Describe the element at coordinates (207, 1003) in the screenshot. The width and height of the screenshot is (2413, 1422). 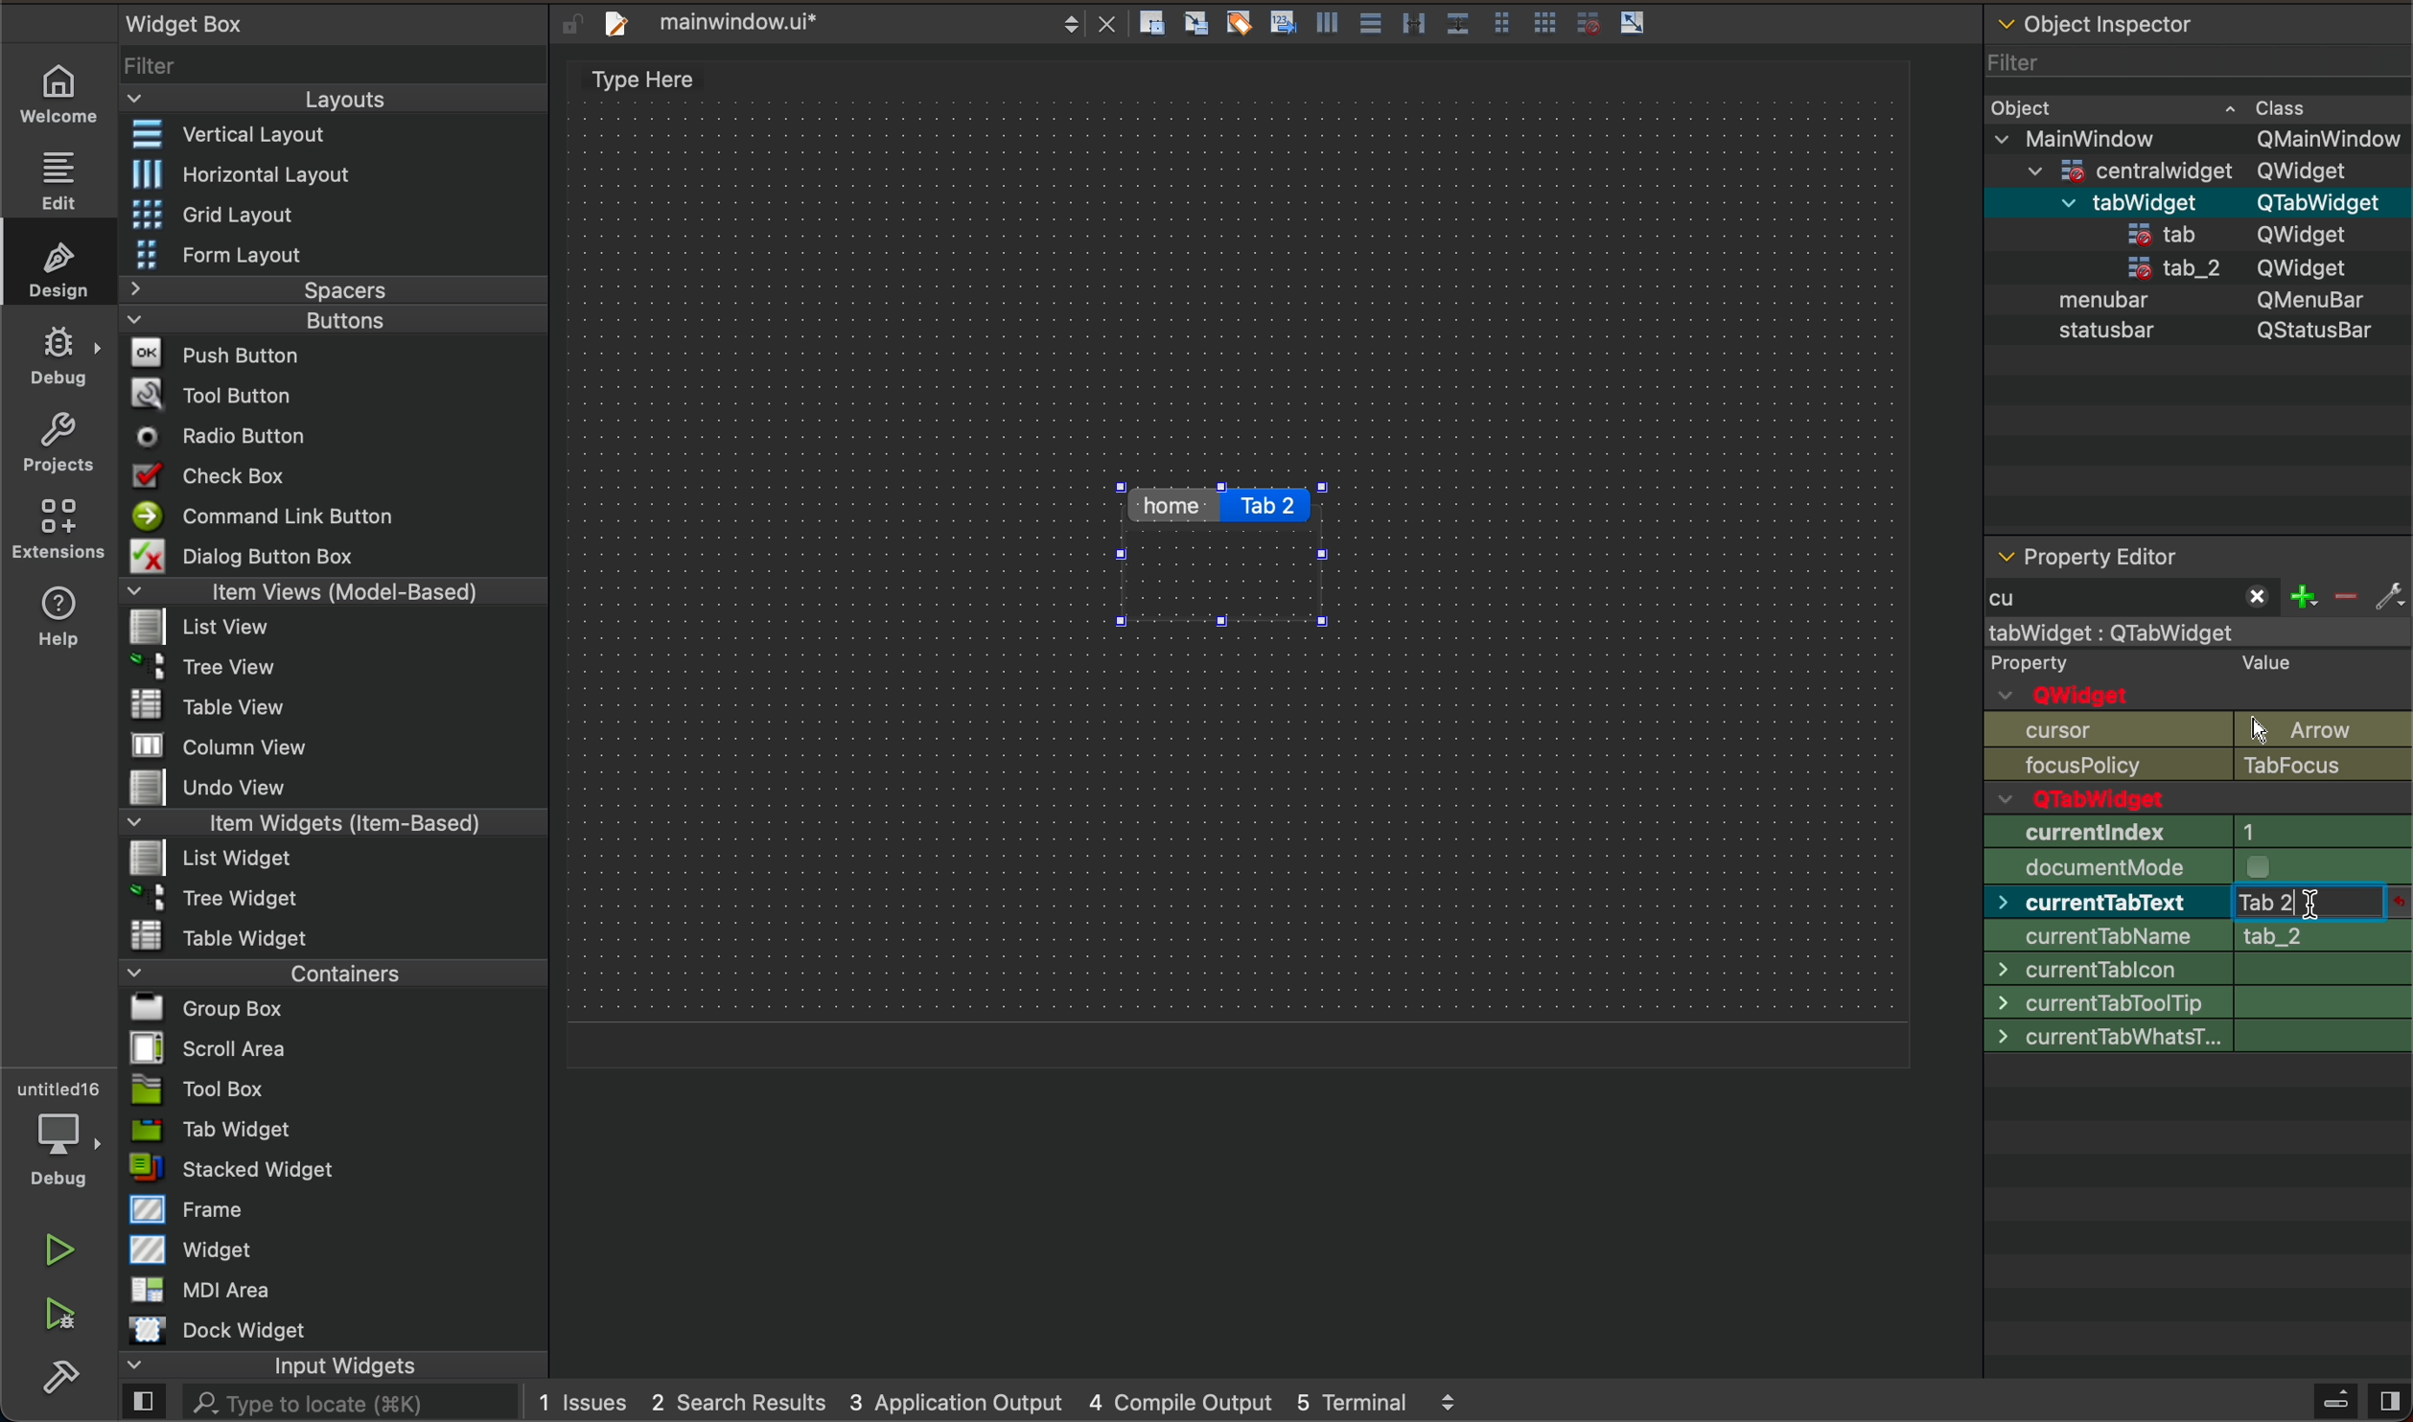
I see `Bl Group Box` at that location.